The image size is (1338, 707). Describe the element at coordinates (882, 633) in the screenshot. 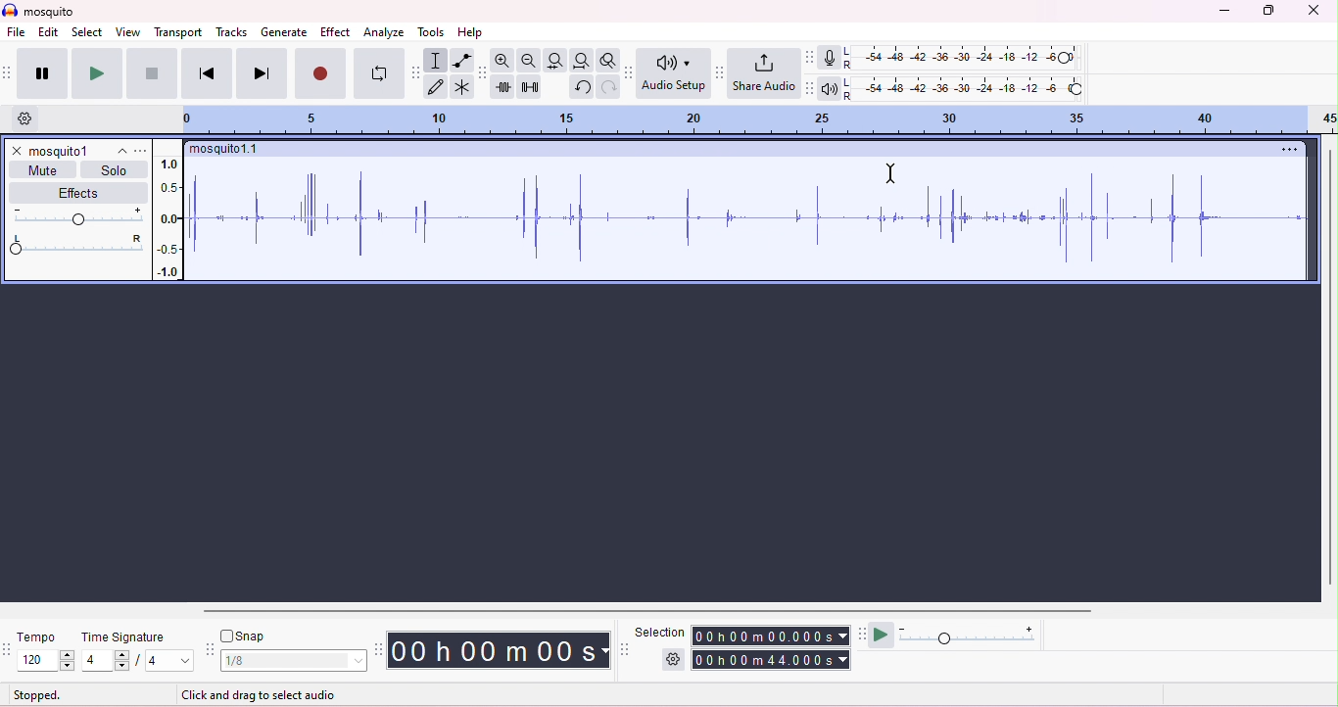

I see `play at speed/play at speed once` at that location.